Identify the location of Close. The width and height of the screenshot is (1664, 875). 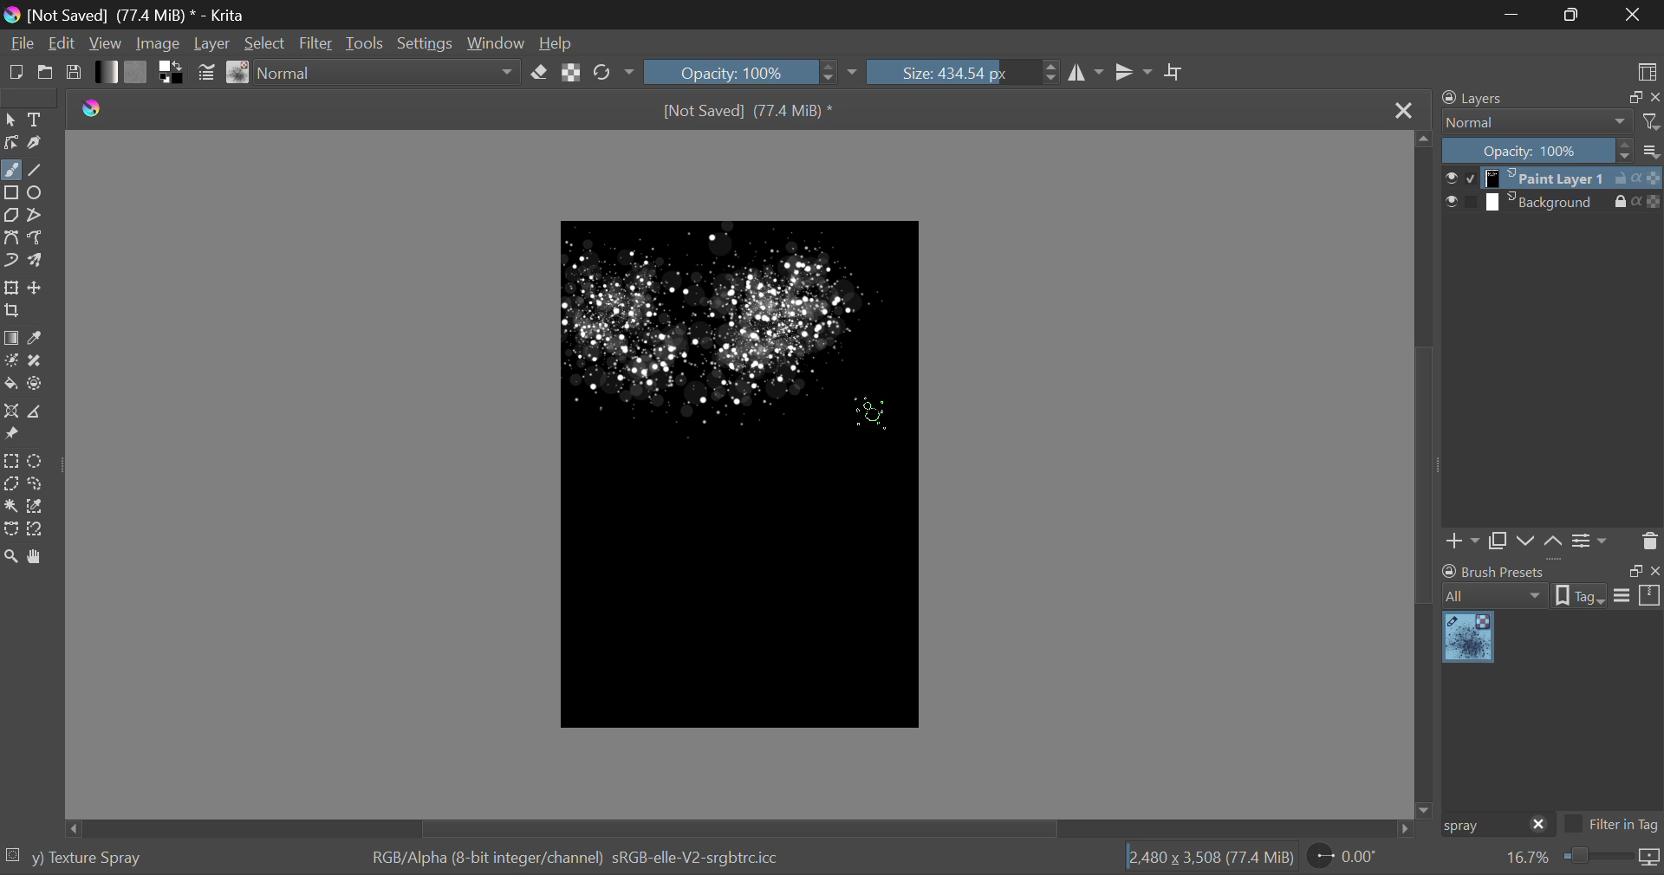
(1633, 15).